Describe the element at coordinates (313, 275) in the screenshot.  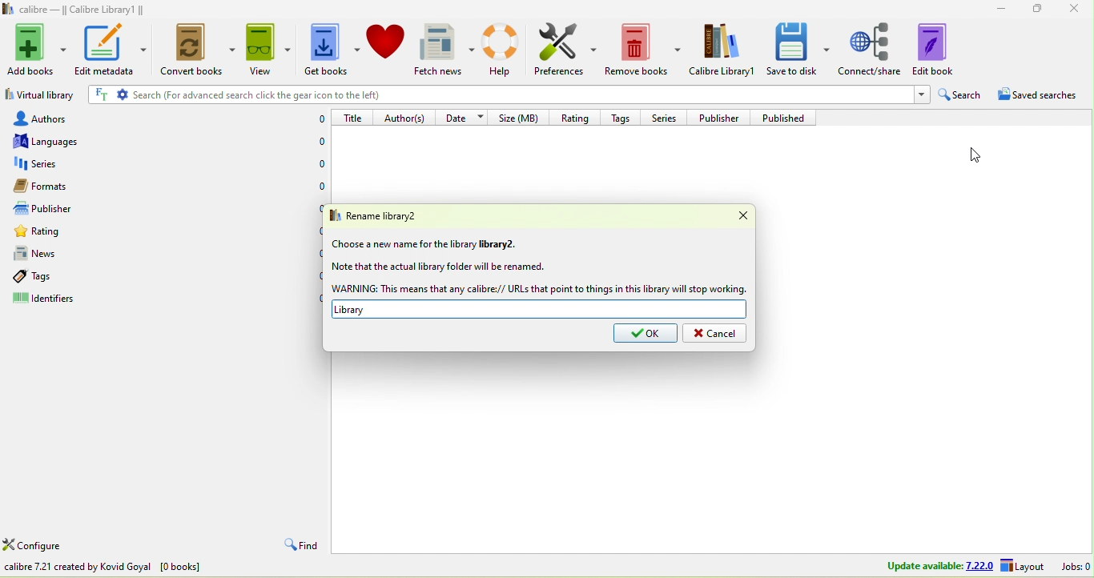
I see `0` at that location.